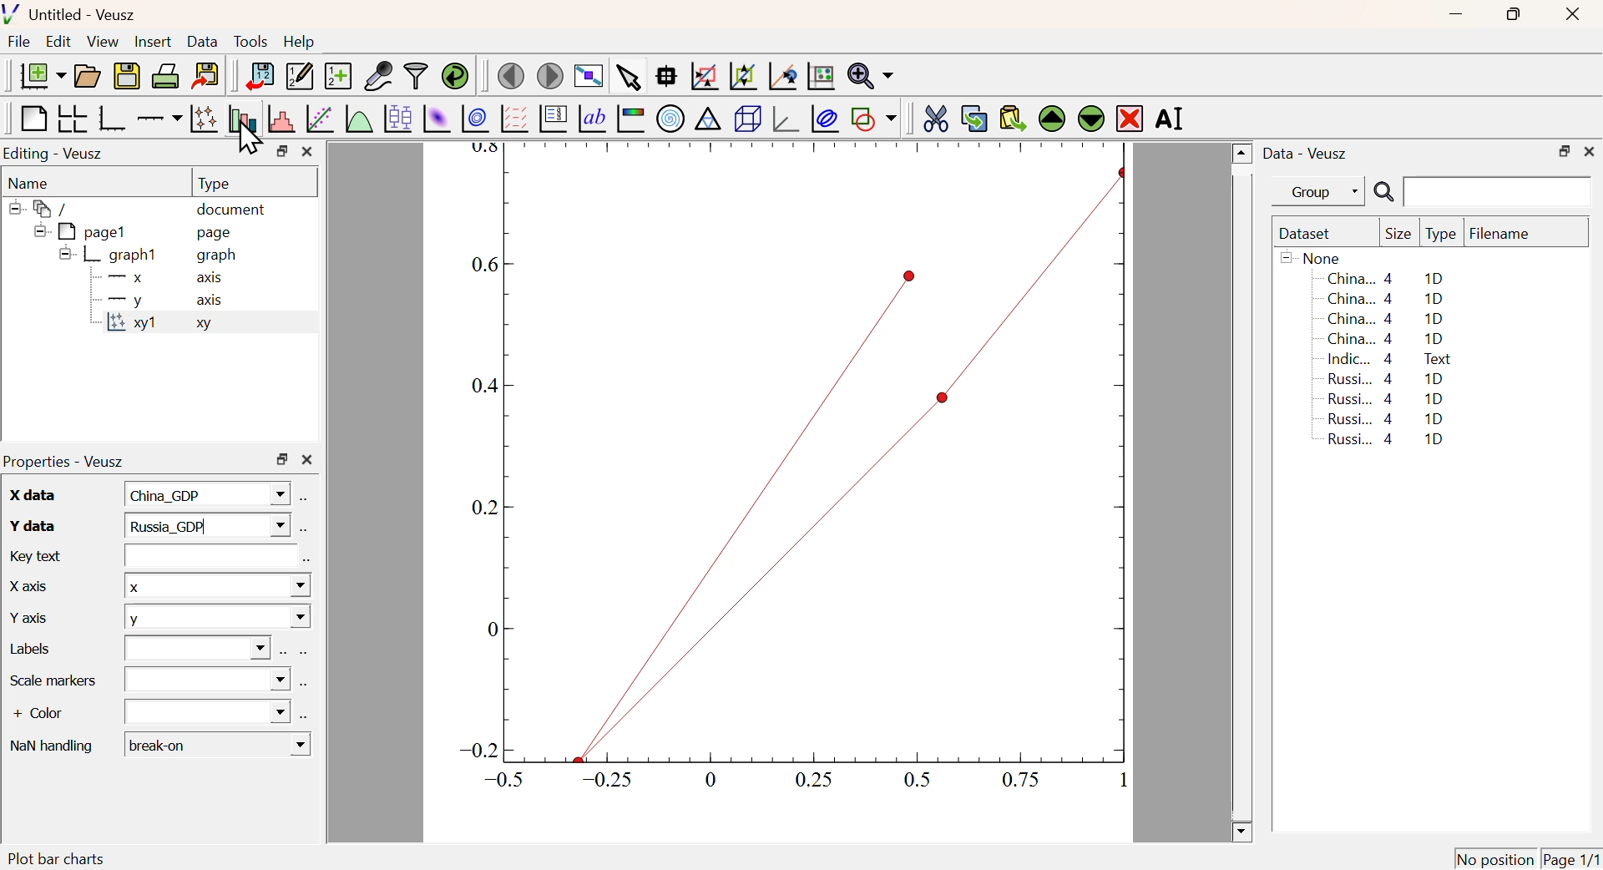  What do you see at coordinates (102, 43) in the screenshot?
I see `View` at bounding box center [102, 43].